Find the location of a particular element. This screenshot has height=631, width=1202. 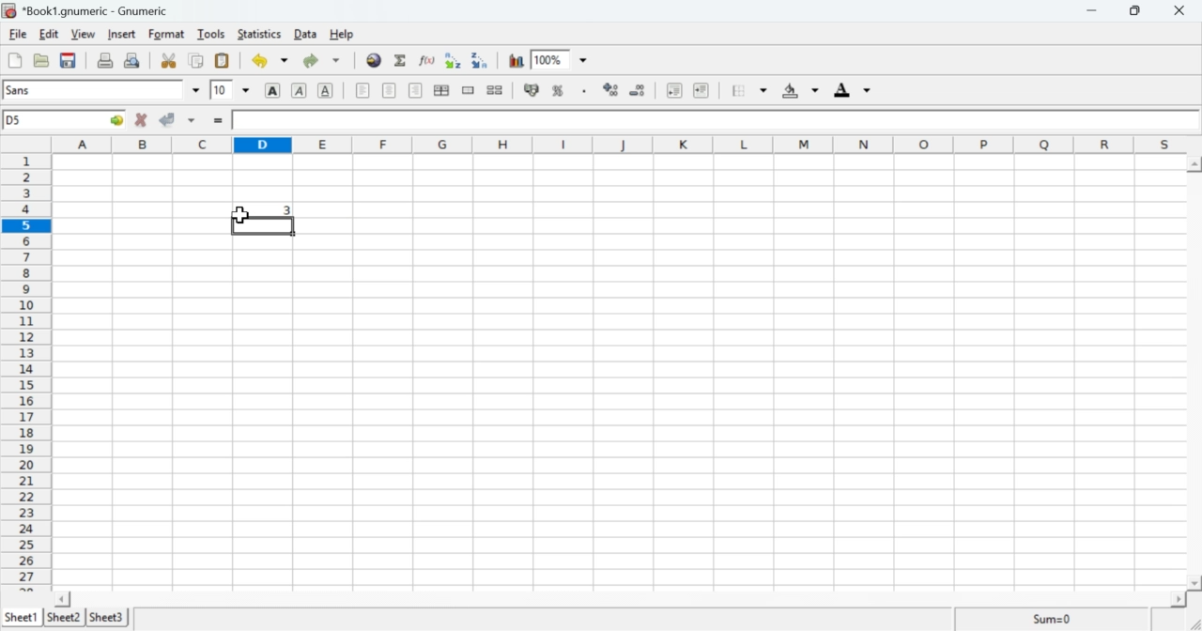

Minimize is located at coordinates (1096, 11).